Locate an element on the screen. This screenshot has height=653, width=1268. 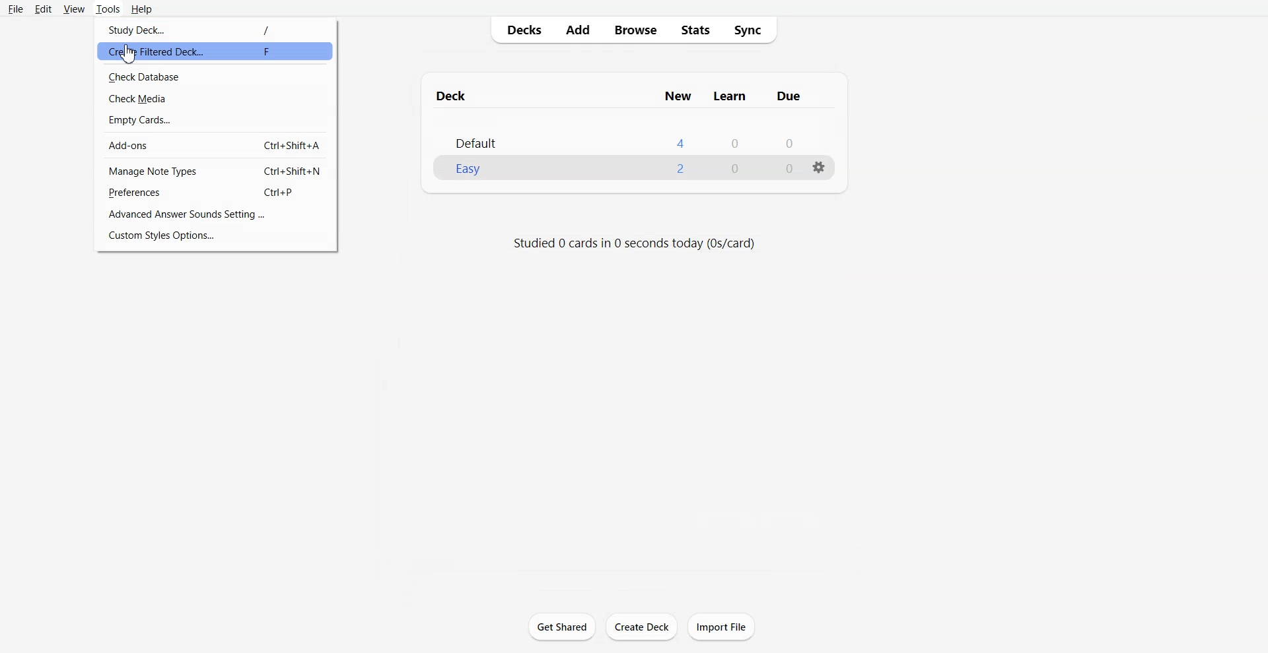
Check Media is located at coordinates (216, 98).